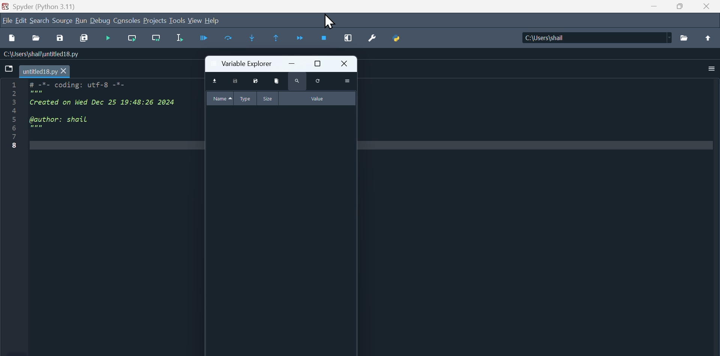  What do you see at coordinates (156, 21) in the screenshot?
I see `Projects` at bounding box center [156, 21].